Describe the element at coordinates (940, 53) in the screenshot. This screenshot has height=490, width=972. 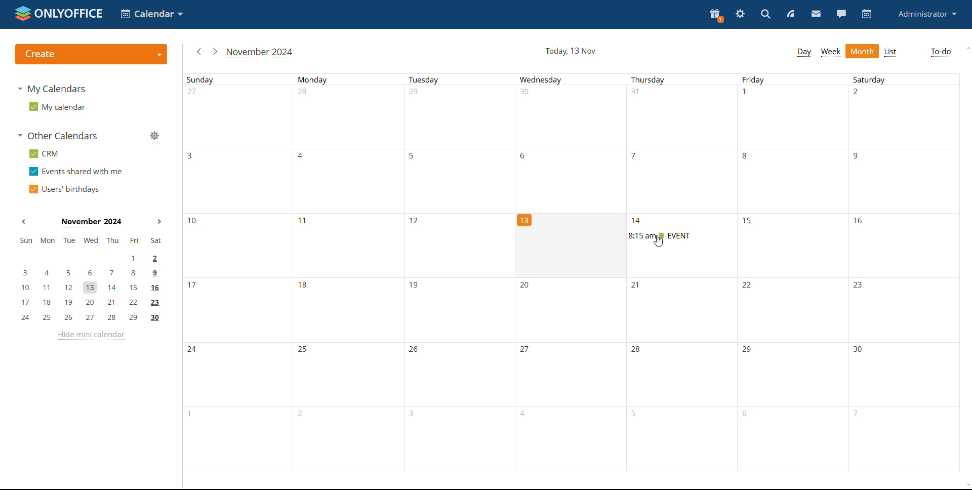
I see `to-do` at that location.